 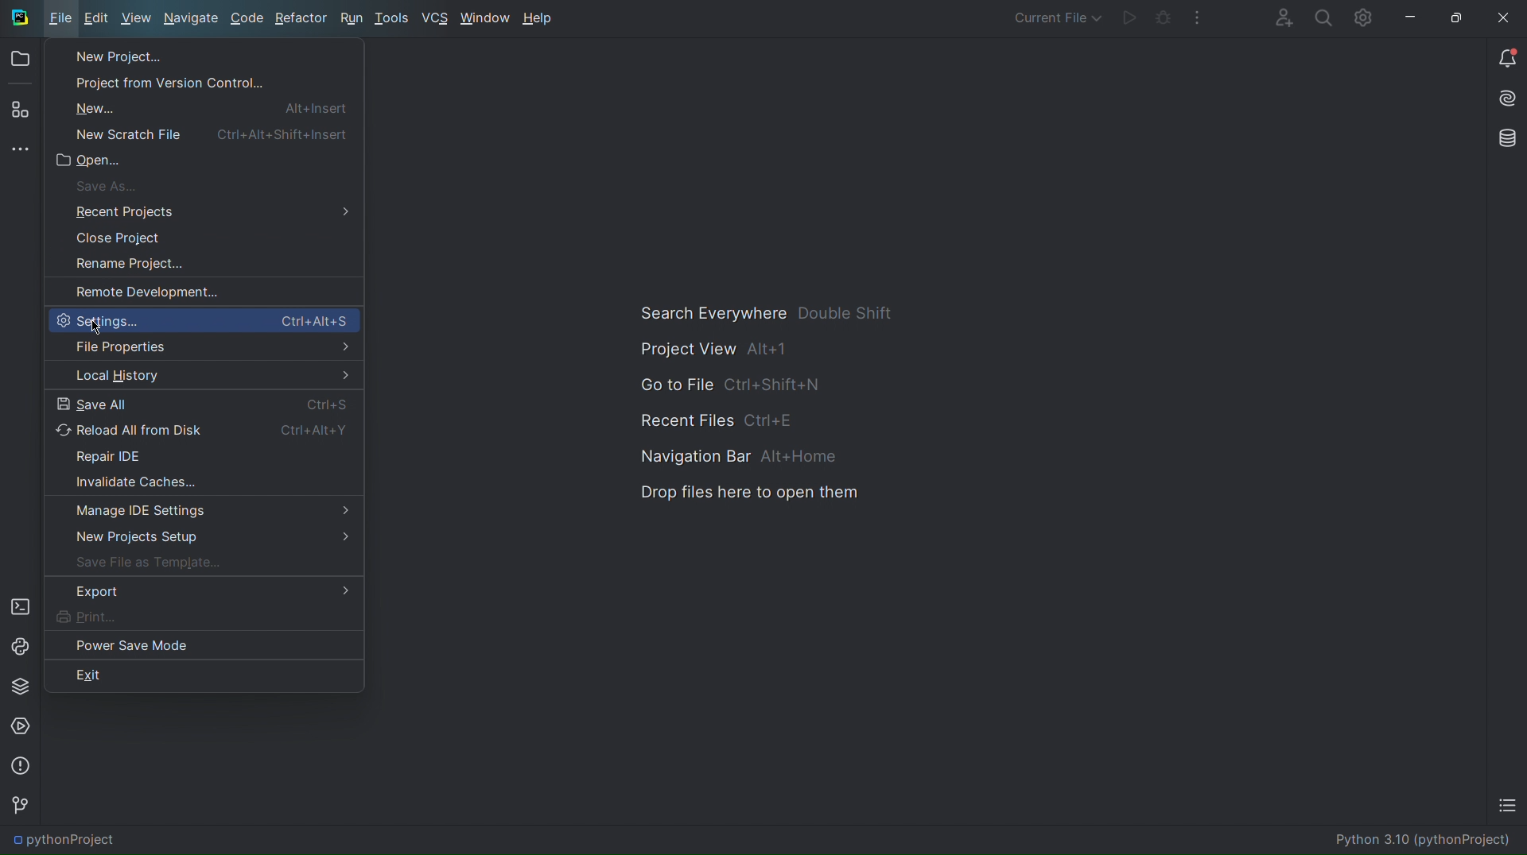 I want to click on Services, so click(x=22, y=726).